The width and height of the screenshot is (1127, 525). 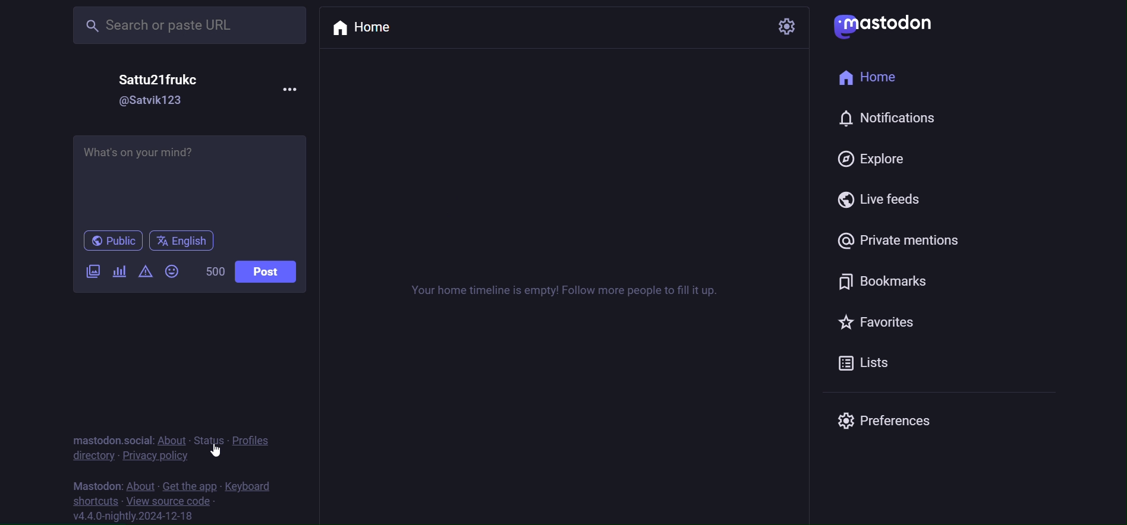 What do you see at coordinates (159, 458) in the screenshot?
I see `Privacy Policy` at bounding box center [159, 458].